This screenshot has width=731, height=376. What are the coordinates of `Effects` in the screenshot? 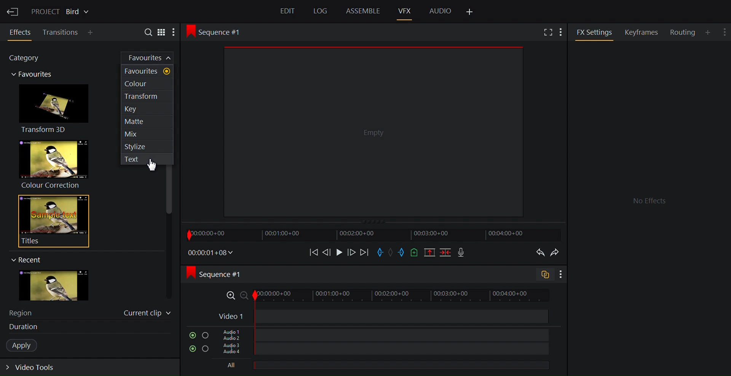 It's located at (21, 32).